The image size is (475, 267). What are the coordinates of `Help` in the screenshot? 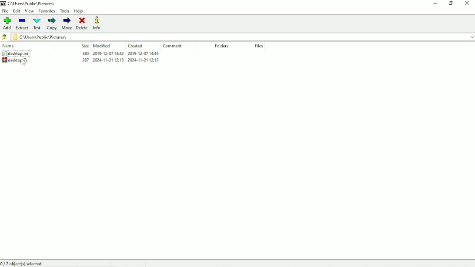 It's located at (79, 11).